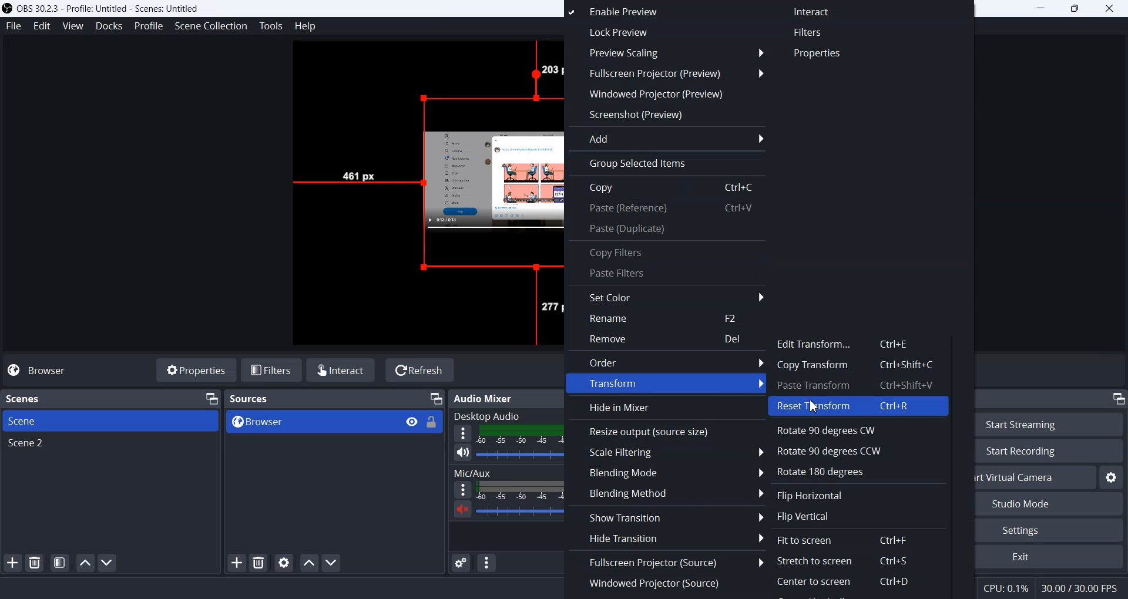 This screenshot has height=599, width=1128. Describe the element at coordinates (111, 421) in the screenshot. I see `Scene` at that location.